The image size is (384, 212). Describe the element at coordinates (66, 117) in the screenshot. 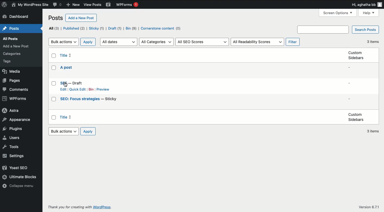

I see `Title` at that location.